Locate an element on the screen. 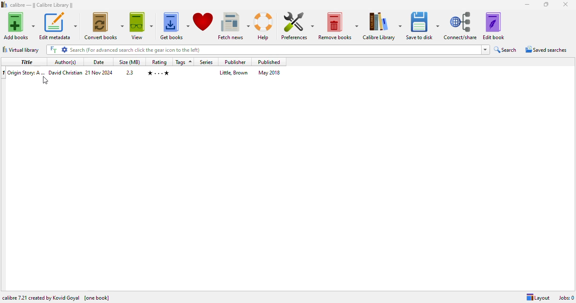 This screenshot has width=576, height=303. view is located at coordinates (141, 26).